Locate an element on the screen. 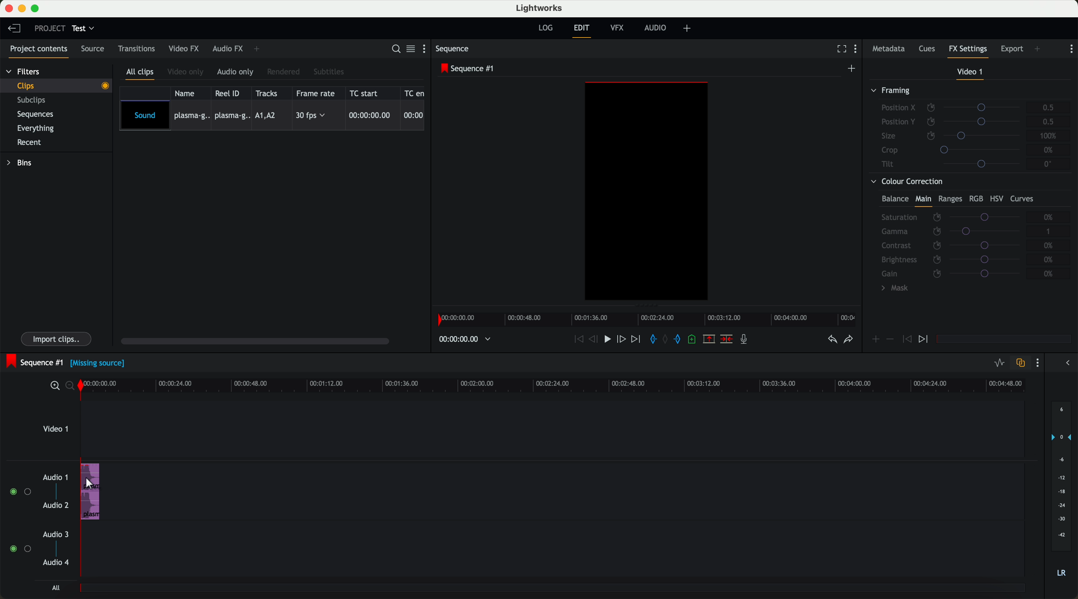  cursor is located at coordinates (92, 484).